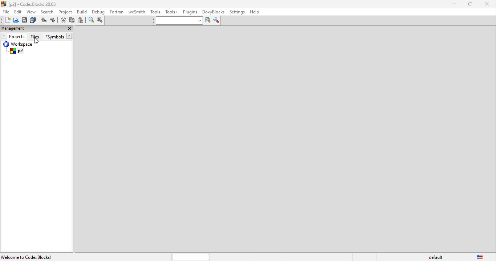 The width and height of the screenshot is (496, 261). What do you see at coordinates (44, 20) in the screenshot?
I see `undo` at bounding box center [44, 20].